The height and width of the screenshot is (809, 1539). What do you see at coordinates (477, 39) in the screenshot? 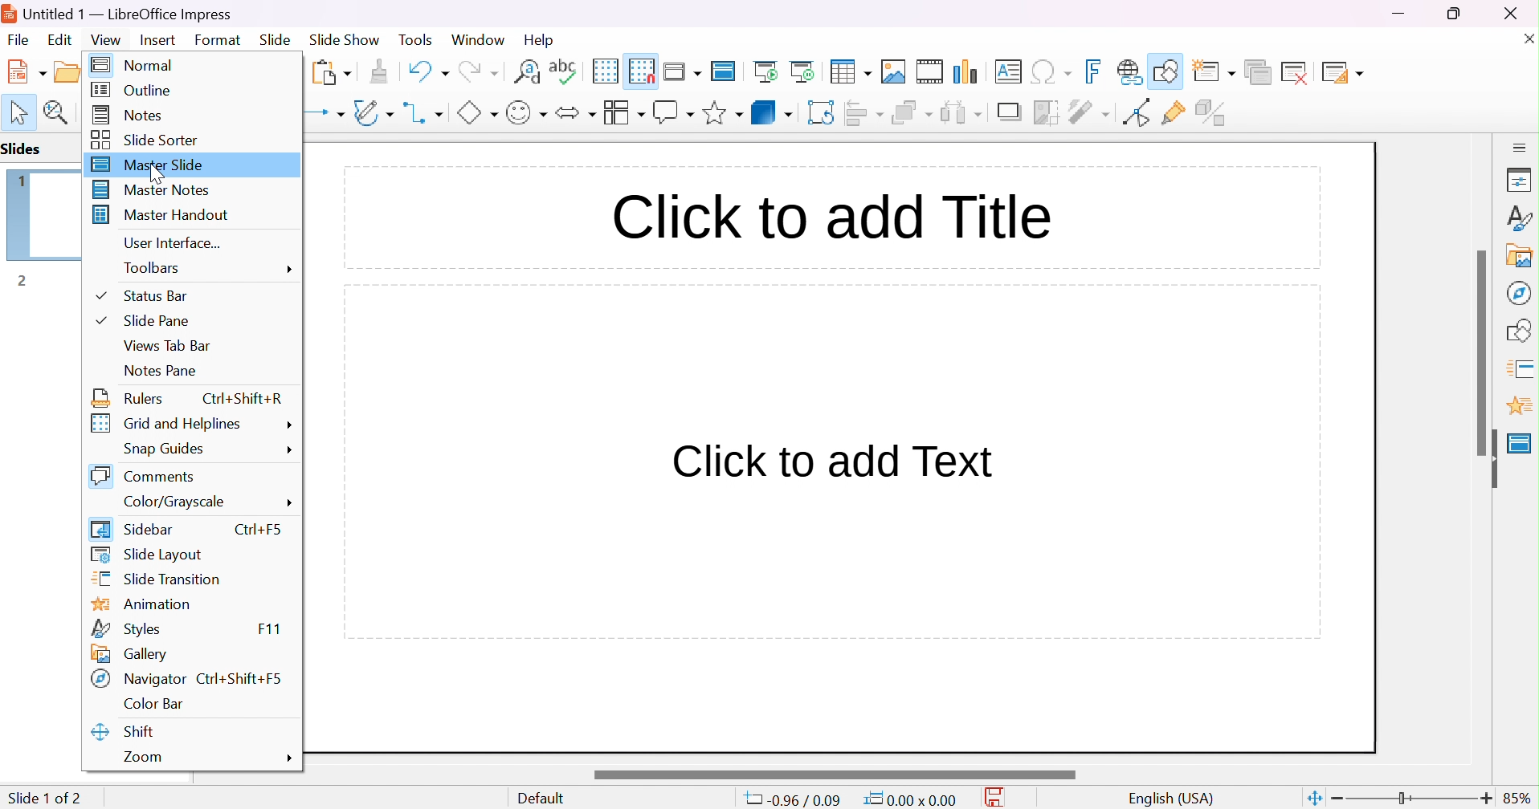
I see `window` at bounding box center [477, 39].